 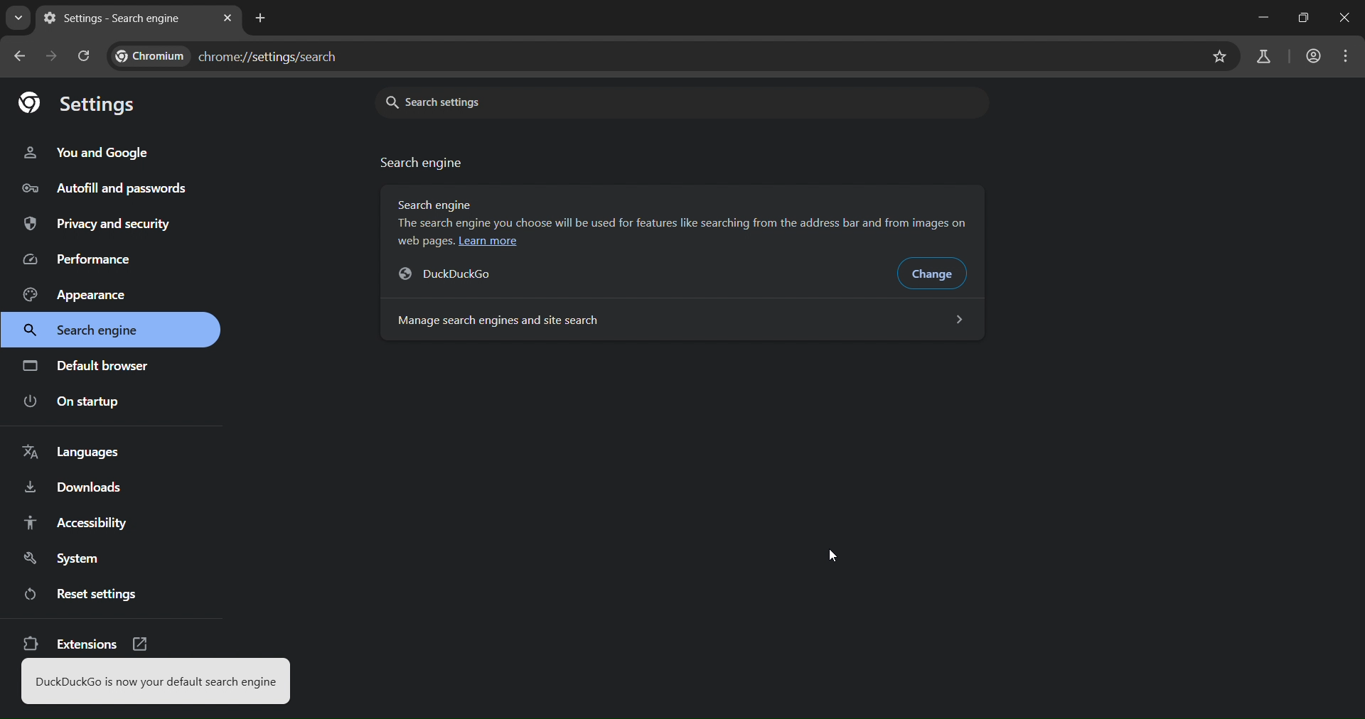 I want to click on reset settings, so click(x=85, y=593).